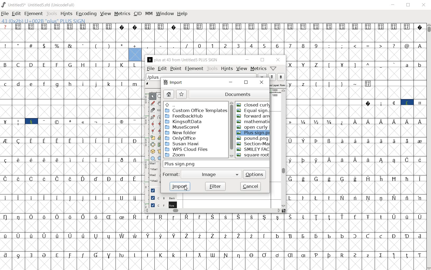  What do you see at coordinates (215, 261) in the screenshot?
I see `special characters` at bounding box center [215, 261].